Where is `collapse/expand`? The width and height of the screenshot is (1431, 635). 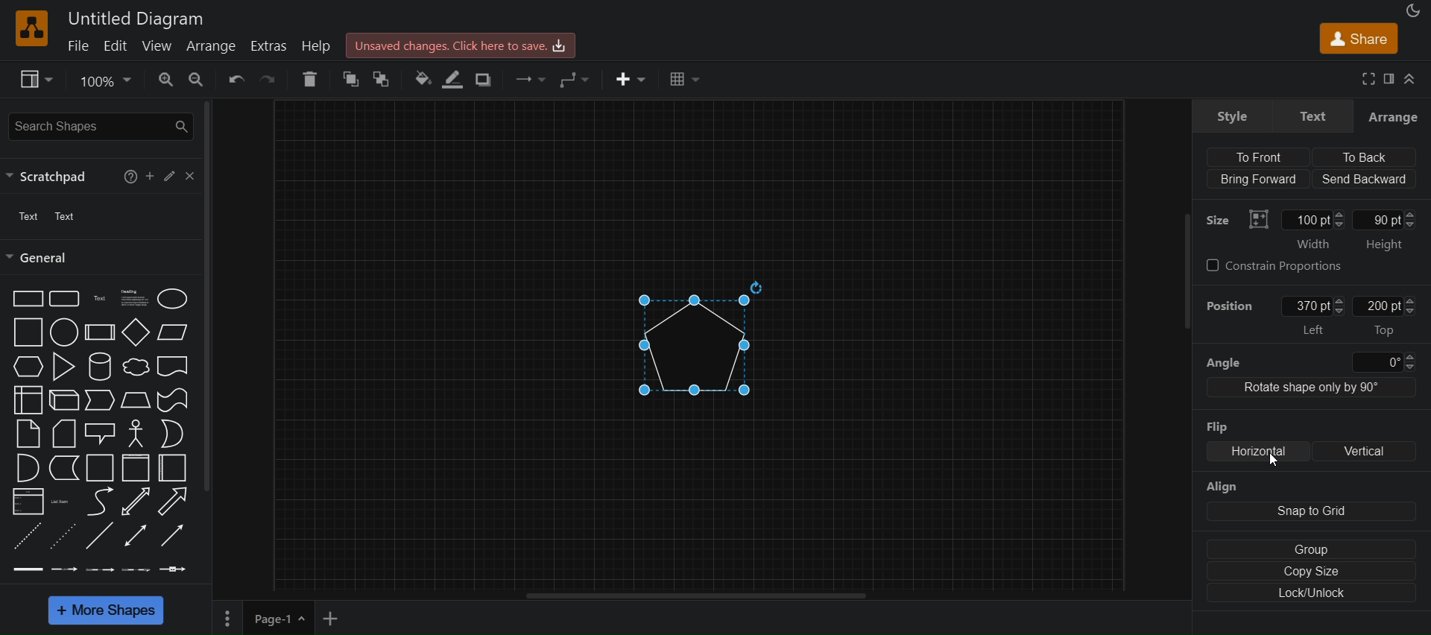 collapse/expand is located at coordinates (1411, 78).